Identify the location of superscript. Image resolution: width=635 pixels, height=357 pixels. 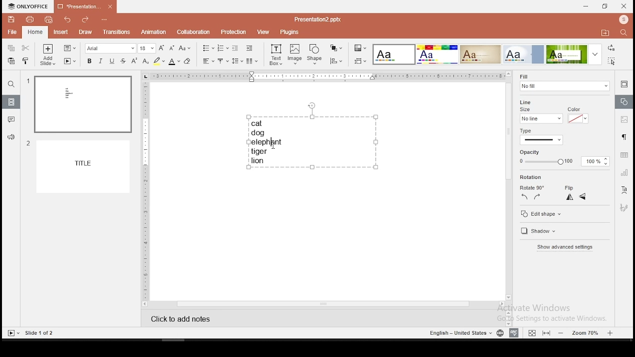
(132, 60).